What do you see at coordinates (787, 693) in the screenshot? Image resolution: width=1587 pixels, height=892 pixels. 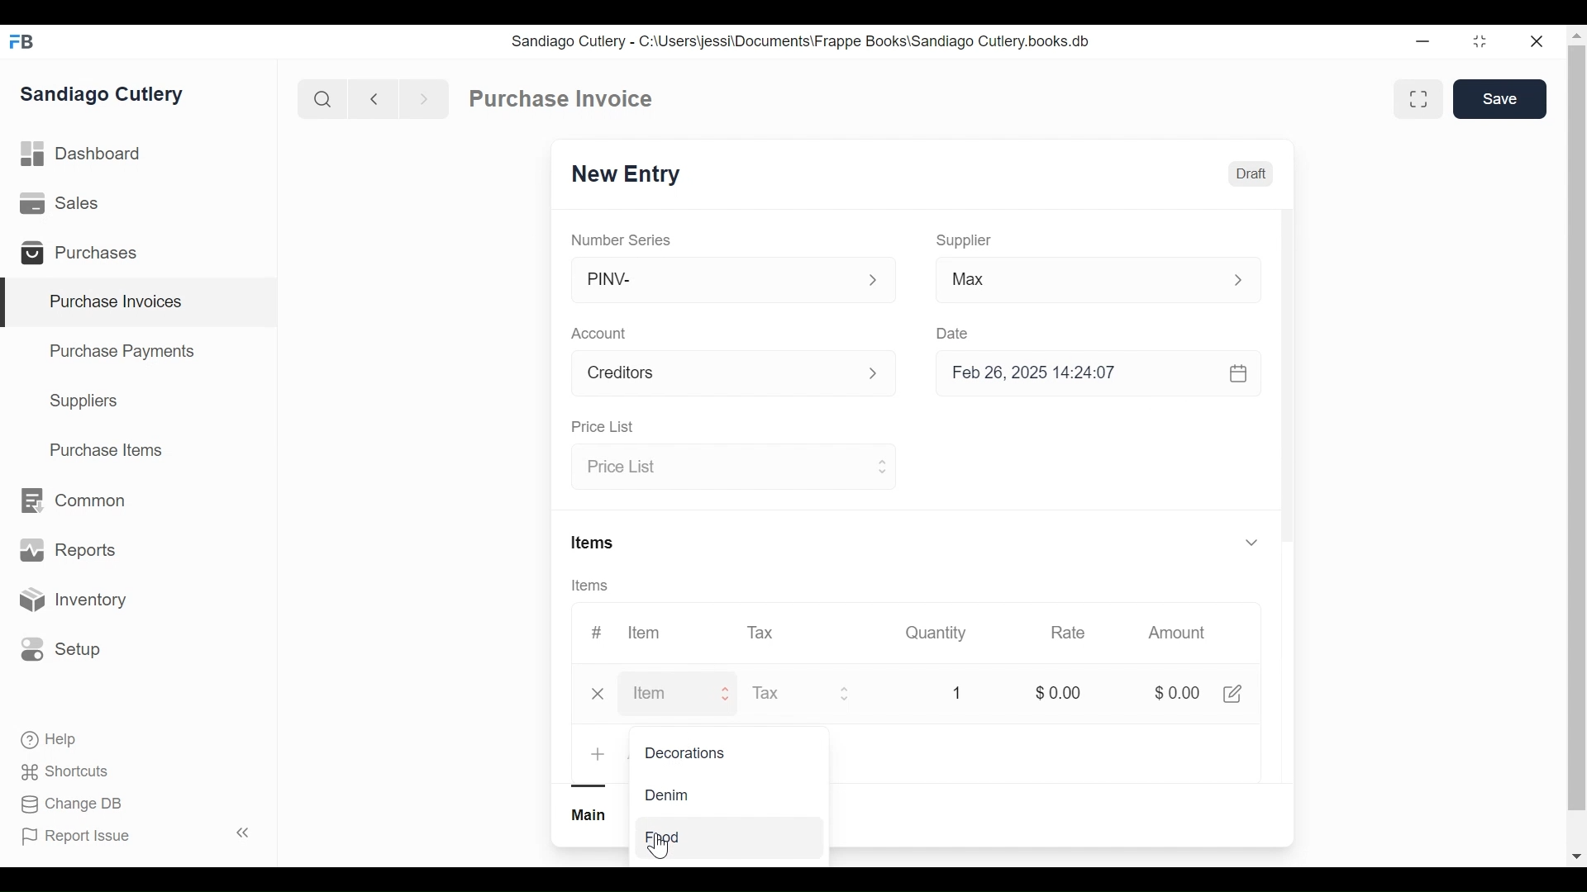 I see `Tax` at bounding box center [787, 693].